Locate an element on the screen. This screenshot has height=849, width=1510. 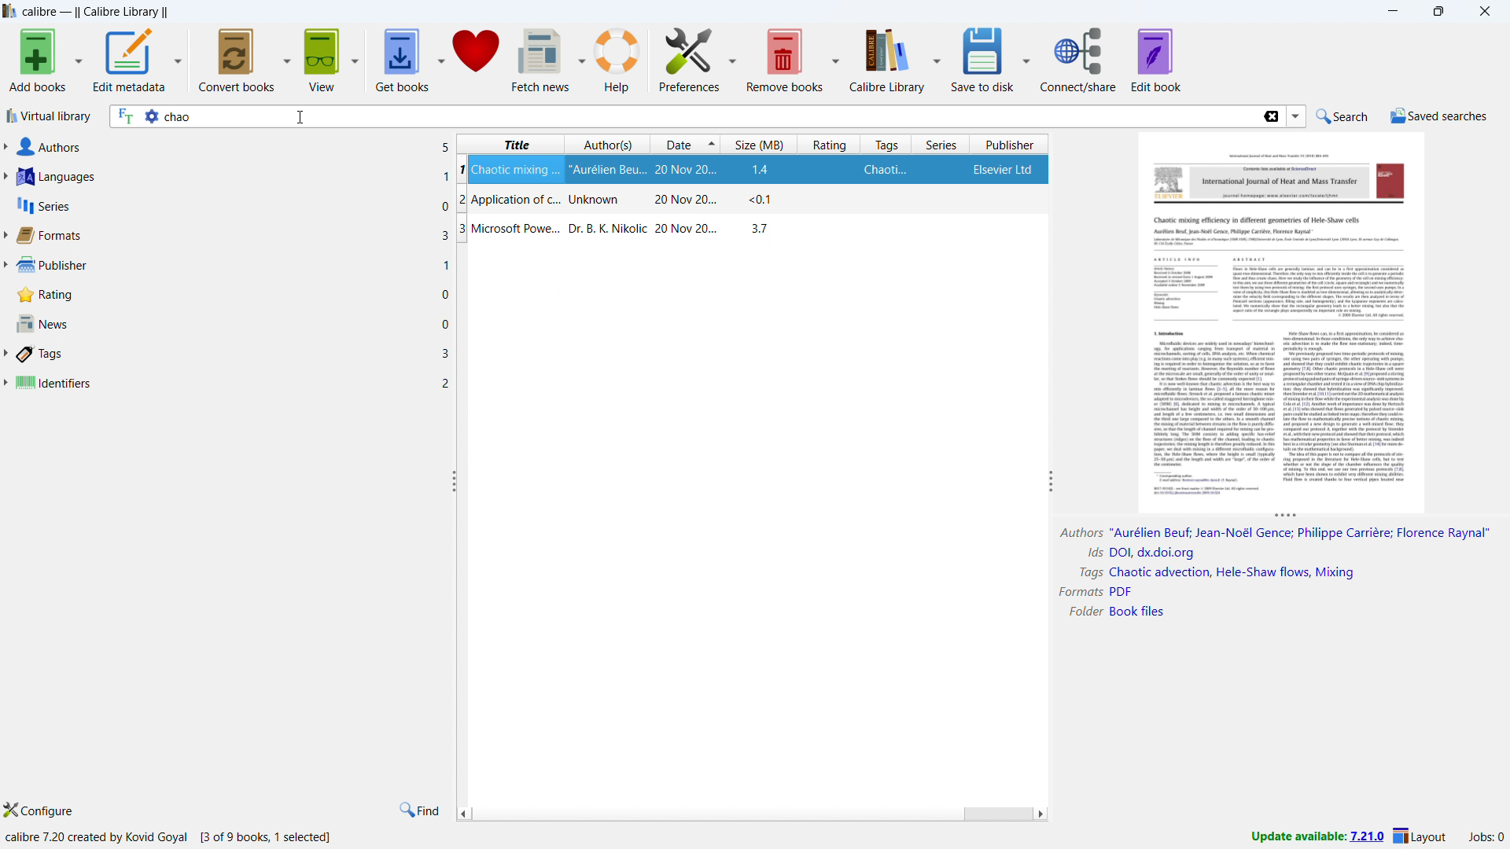
get books options is located at coordinates (441, 58).